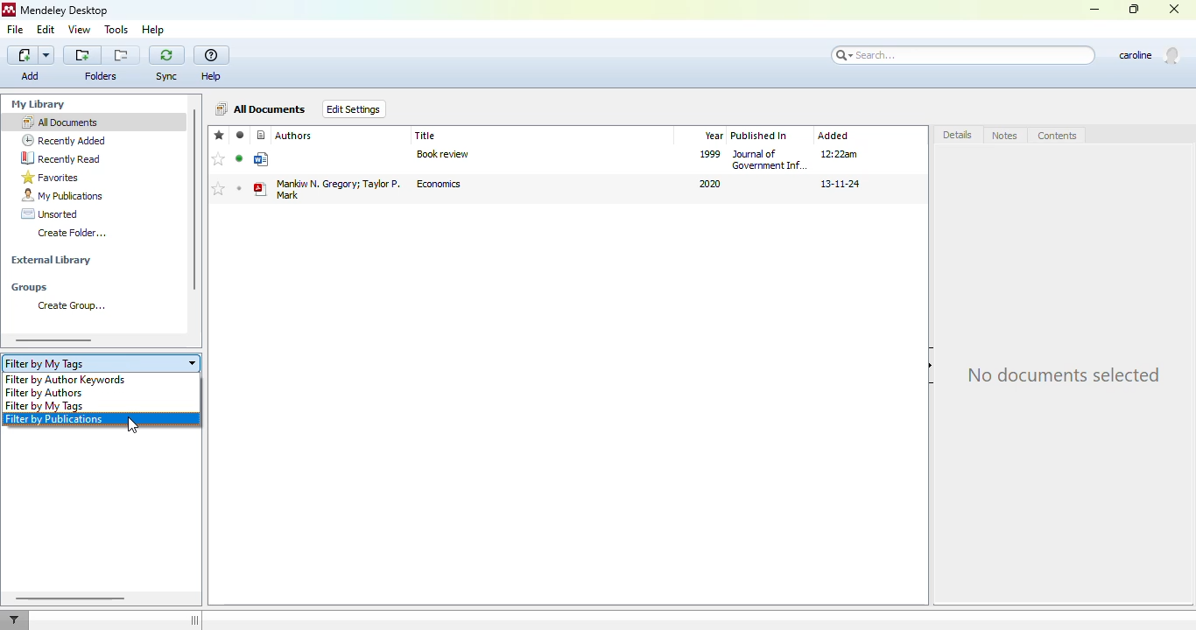 The height and width of the screenshot is (630, 1196). What do you see at coordinates (439, 184) in the screenshot?
I see `economics` at bounding box center [439, 184].